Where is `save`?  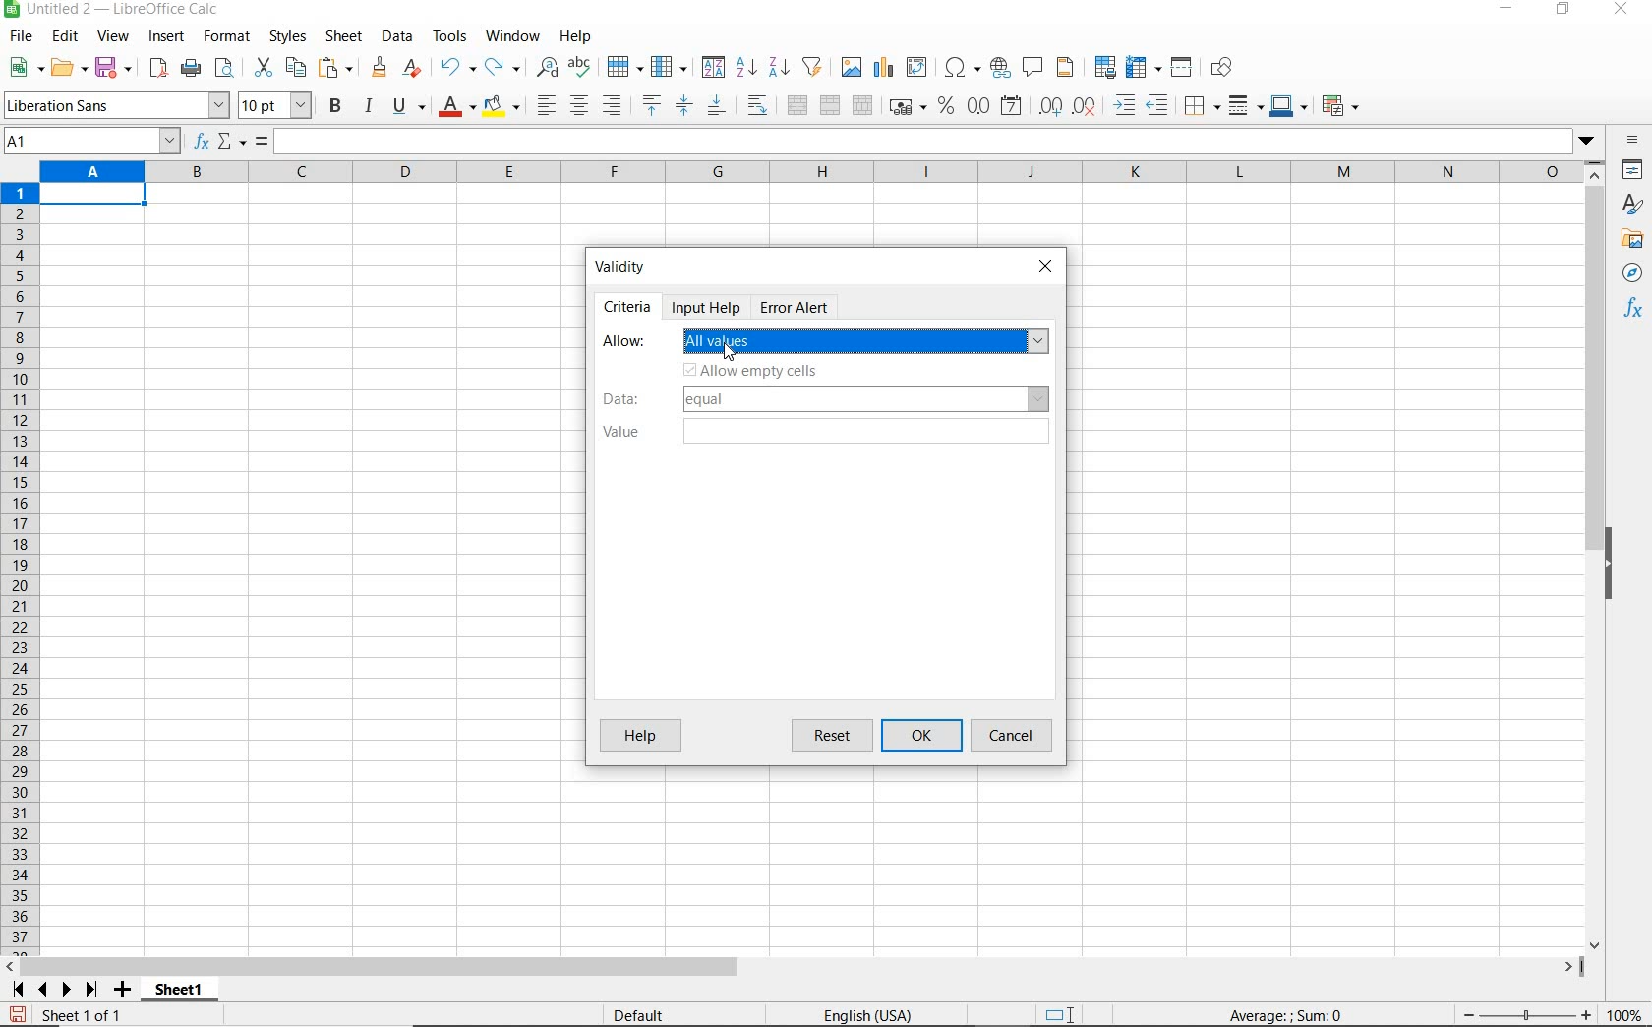
save is located at coordinates (115, 68).